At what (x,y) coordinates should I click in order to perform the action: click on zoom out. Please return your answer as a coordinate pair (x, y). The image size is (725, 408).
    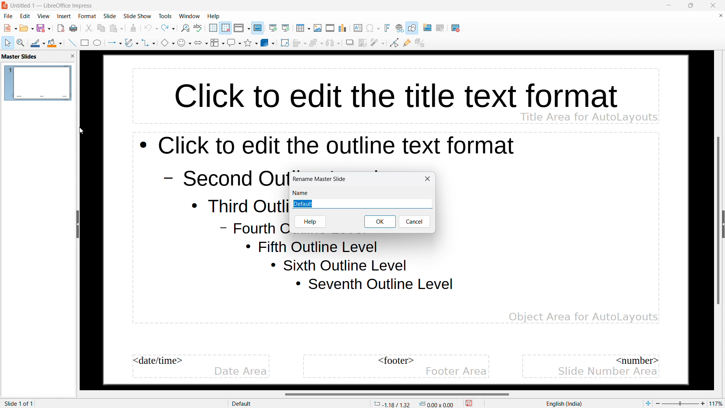
    Looking at the image, I should click on (658, 403).